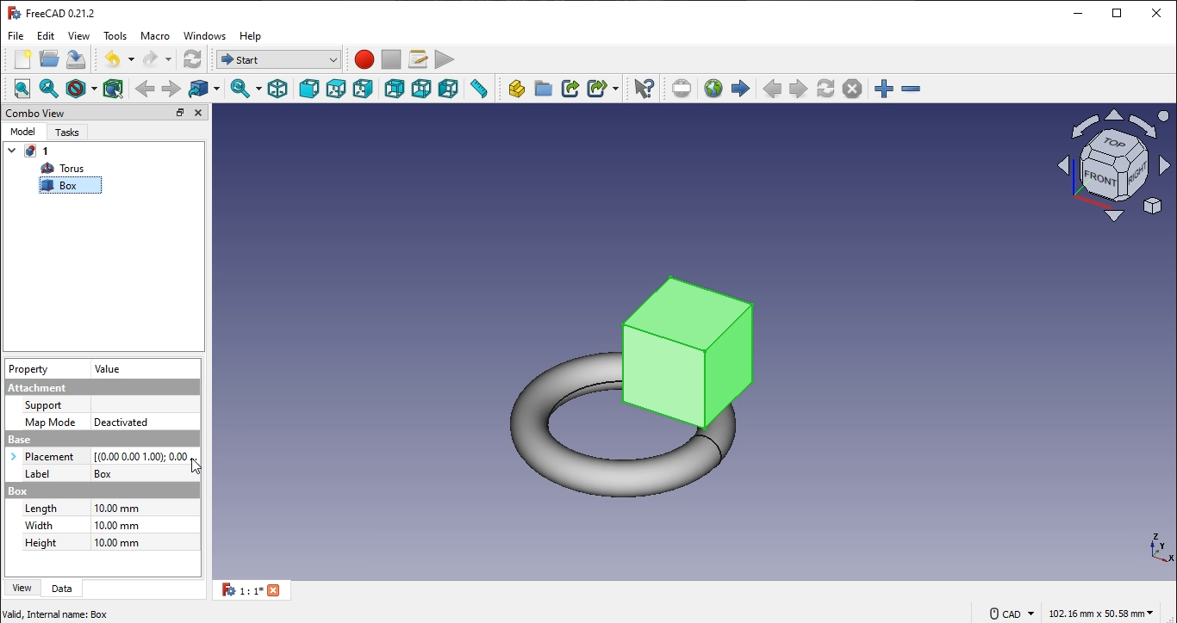 This screenshot has height=623, width=1177. Describe the element at coordinates (22, 133) in the screenshot. I see `model` at that location.